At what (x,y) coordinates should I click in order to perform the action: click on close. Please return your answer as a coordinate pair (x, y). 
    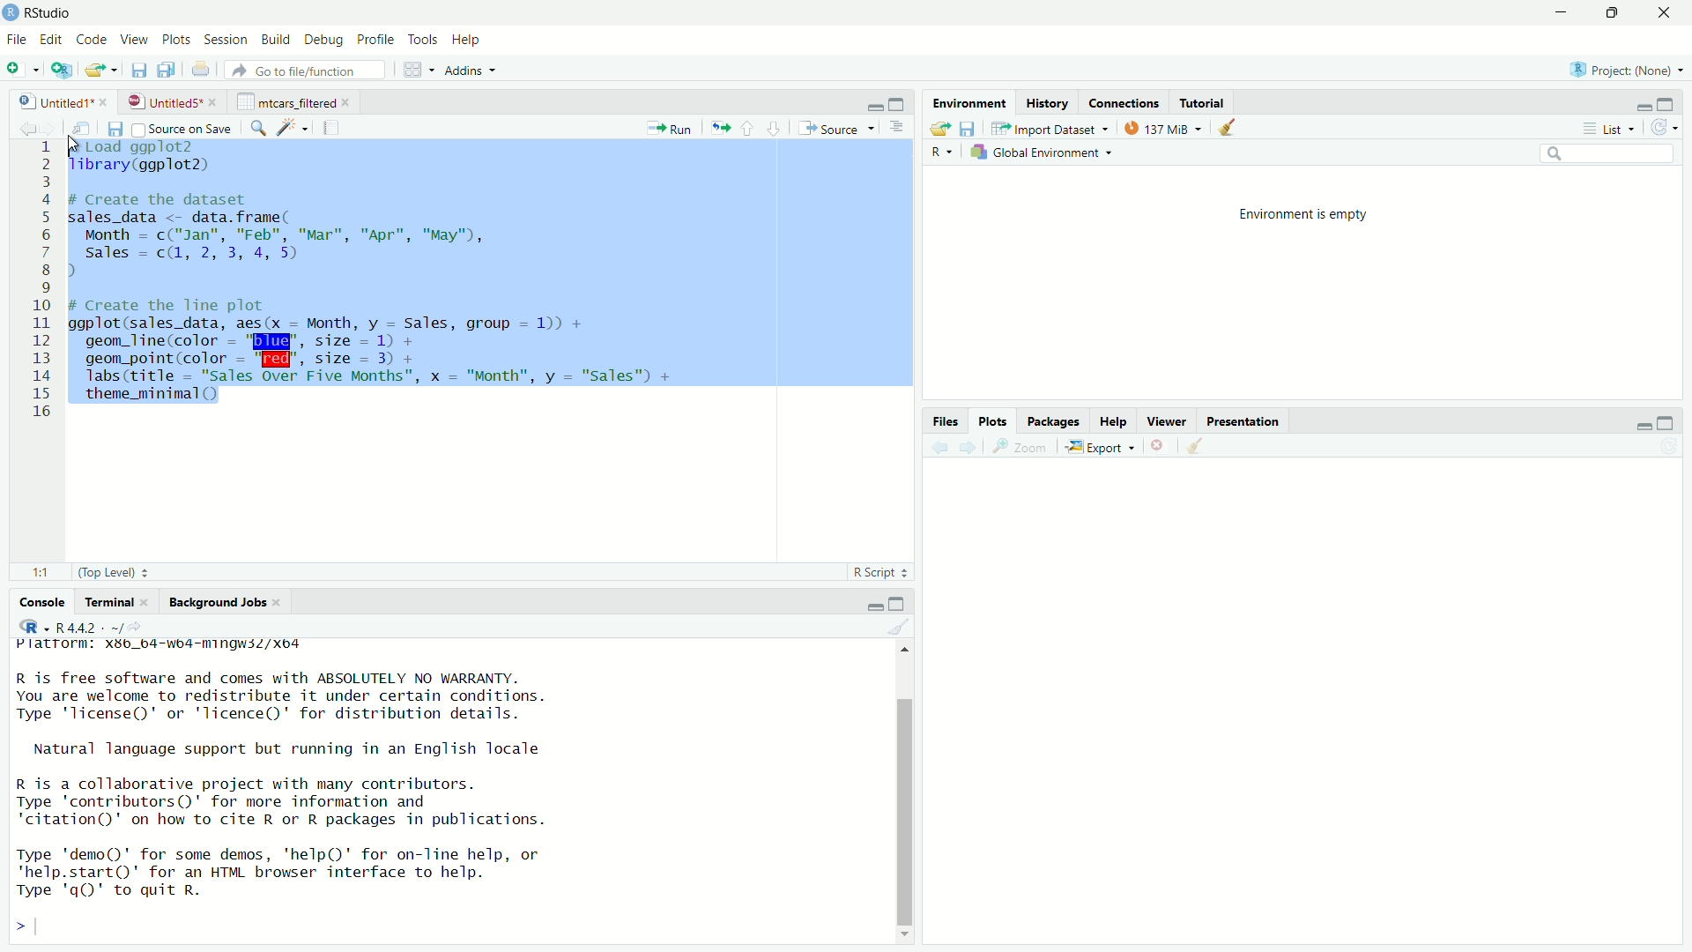
    Looking at the image, I should click on (350, 102).